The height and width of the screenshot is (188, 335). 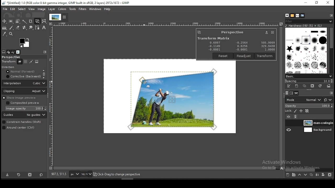 I want to click on scroll bar, so click(x=165, y=169).